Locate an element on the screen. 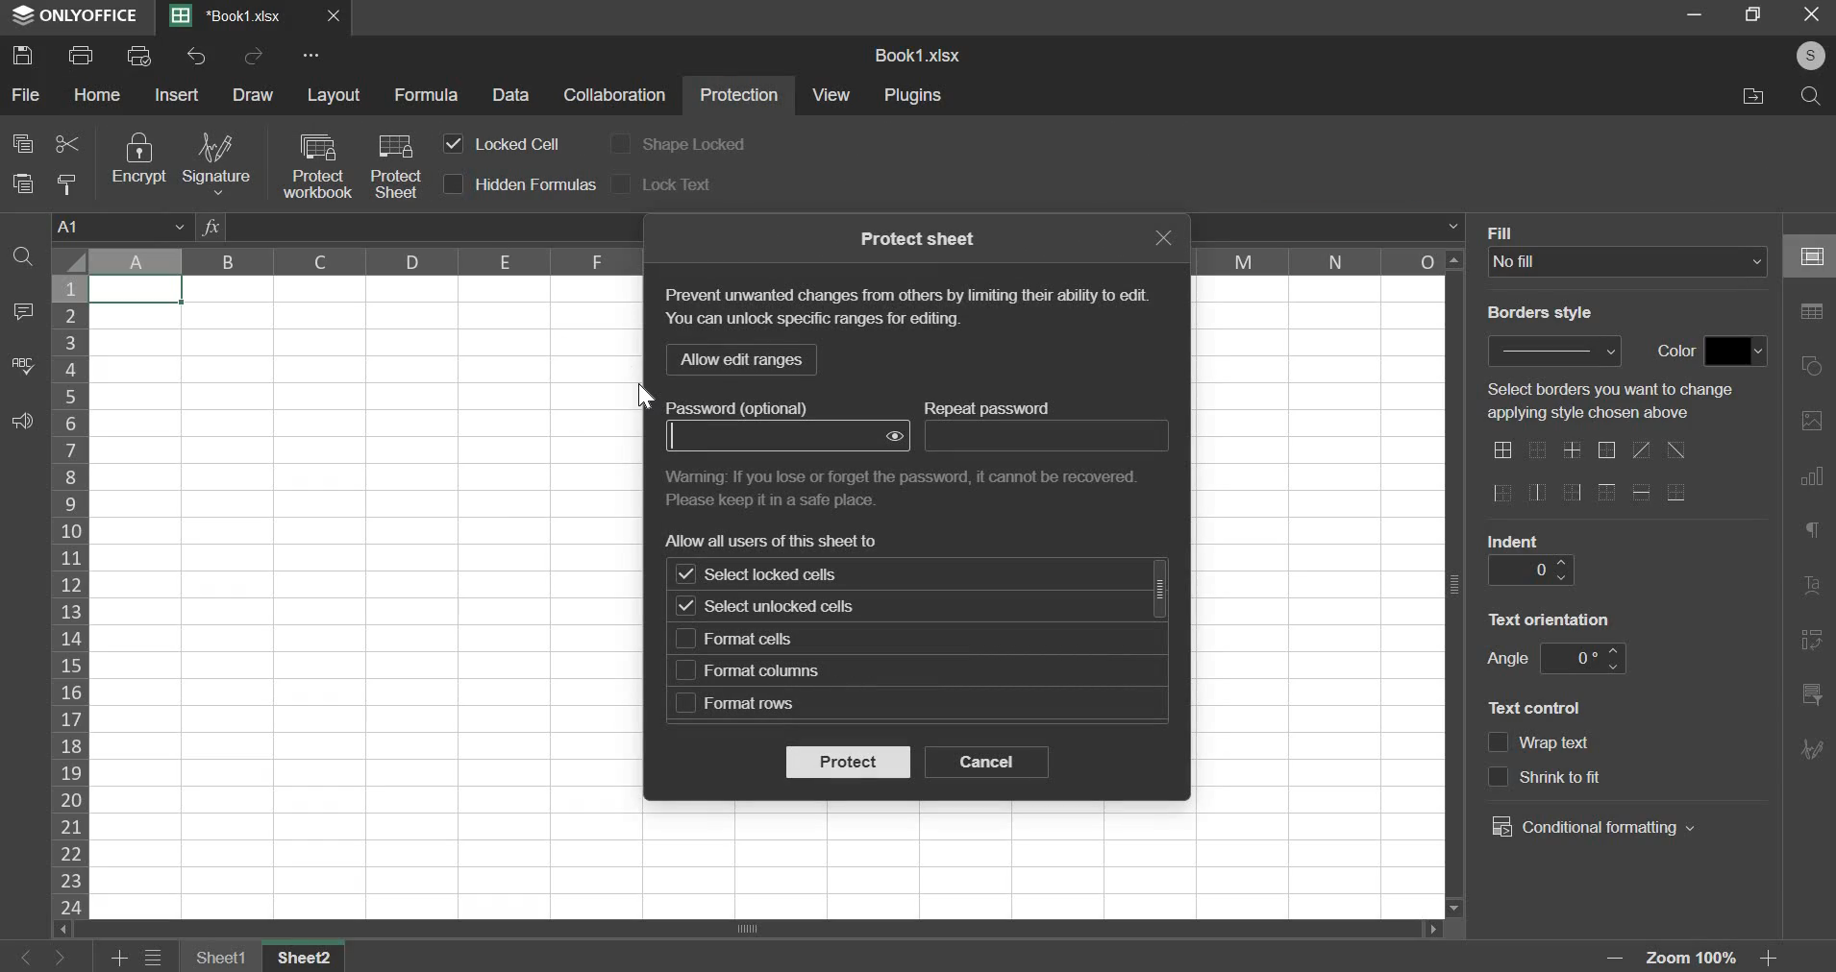 This screenshot has height=972, width=1836. Fill is located at coordinates (1504, 231).